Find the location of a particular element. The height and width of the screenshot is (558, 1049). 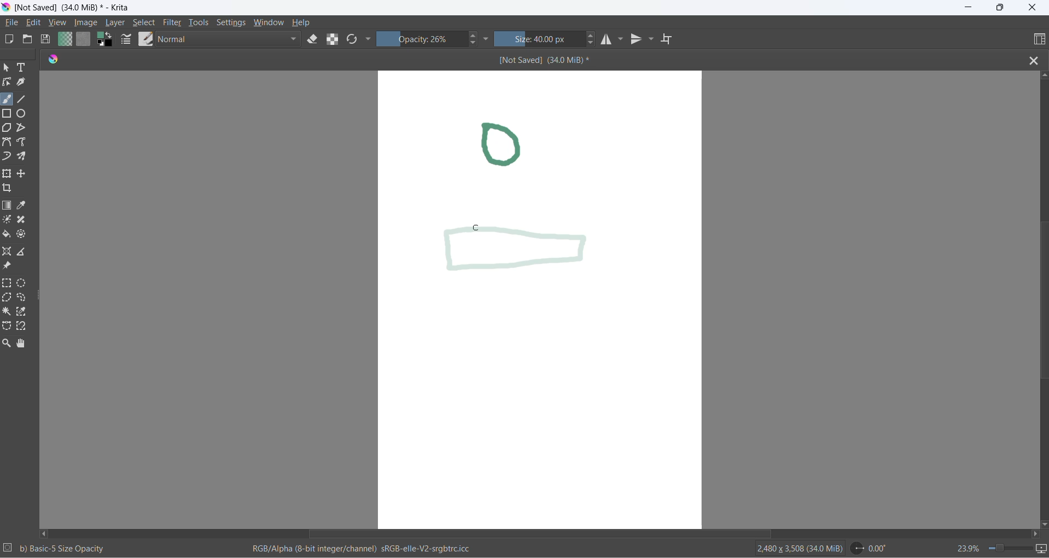

polygonal selection tool is located at coordinates (7, 299).